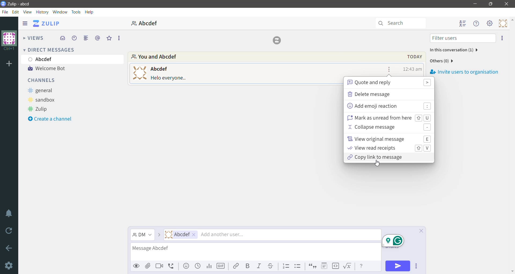 This screenshot has height=274, width=515. Describe the element at coordinates (16, 12) in the screenshot. I see `Edit` at that location.